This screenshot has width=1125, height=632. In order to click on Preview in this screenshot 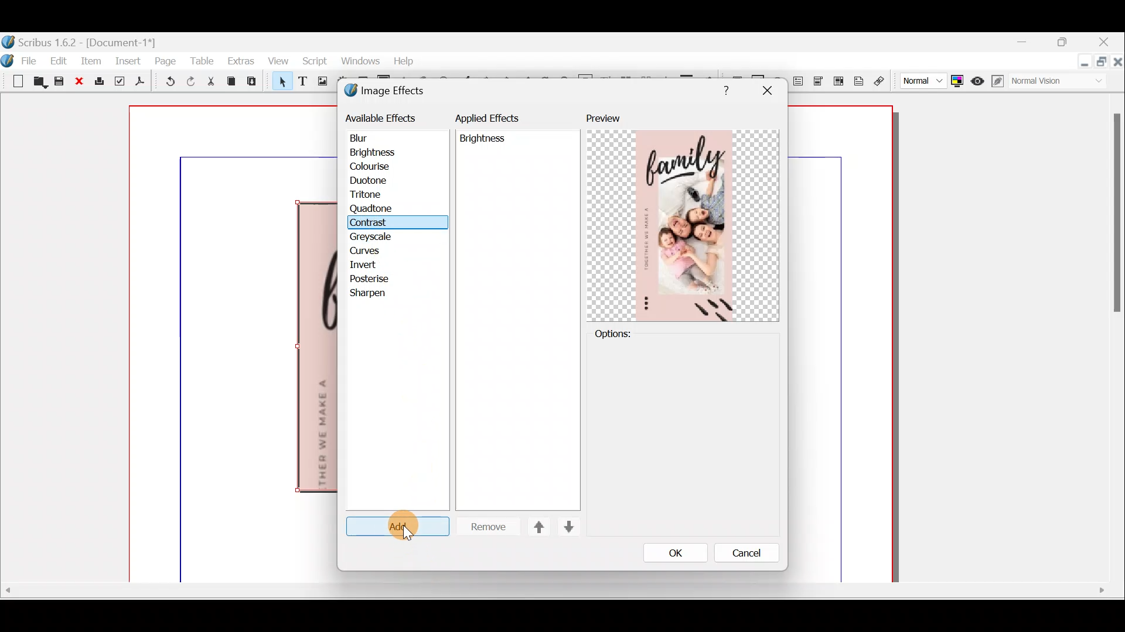, I will do `click(683, 217)`.